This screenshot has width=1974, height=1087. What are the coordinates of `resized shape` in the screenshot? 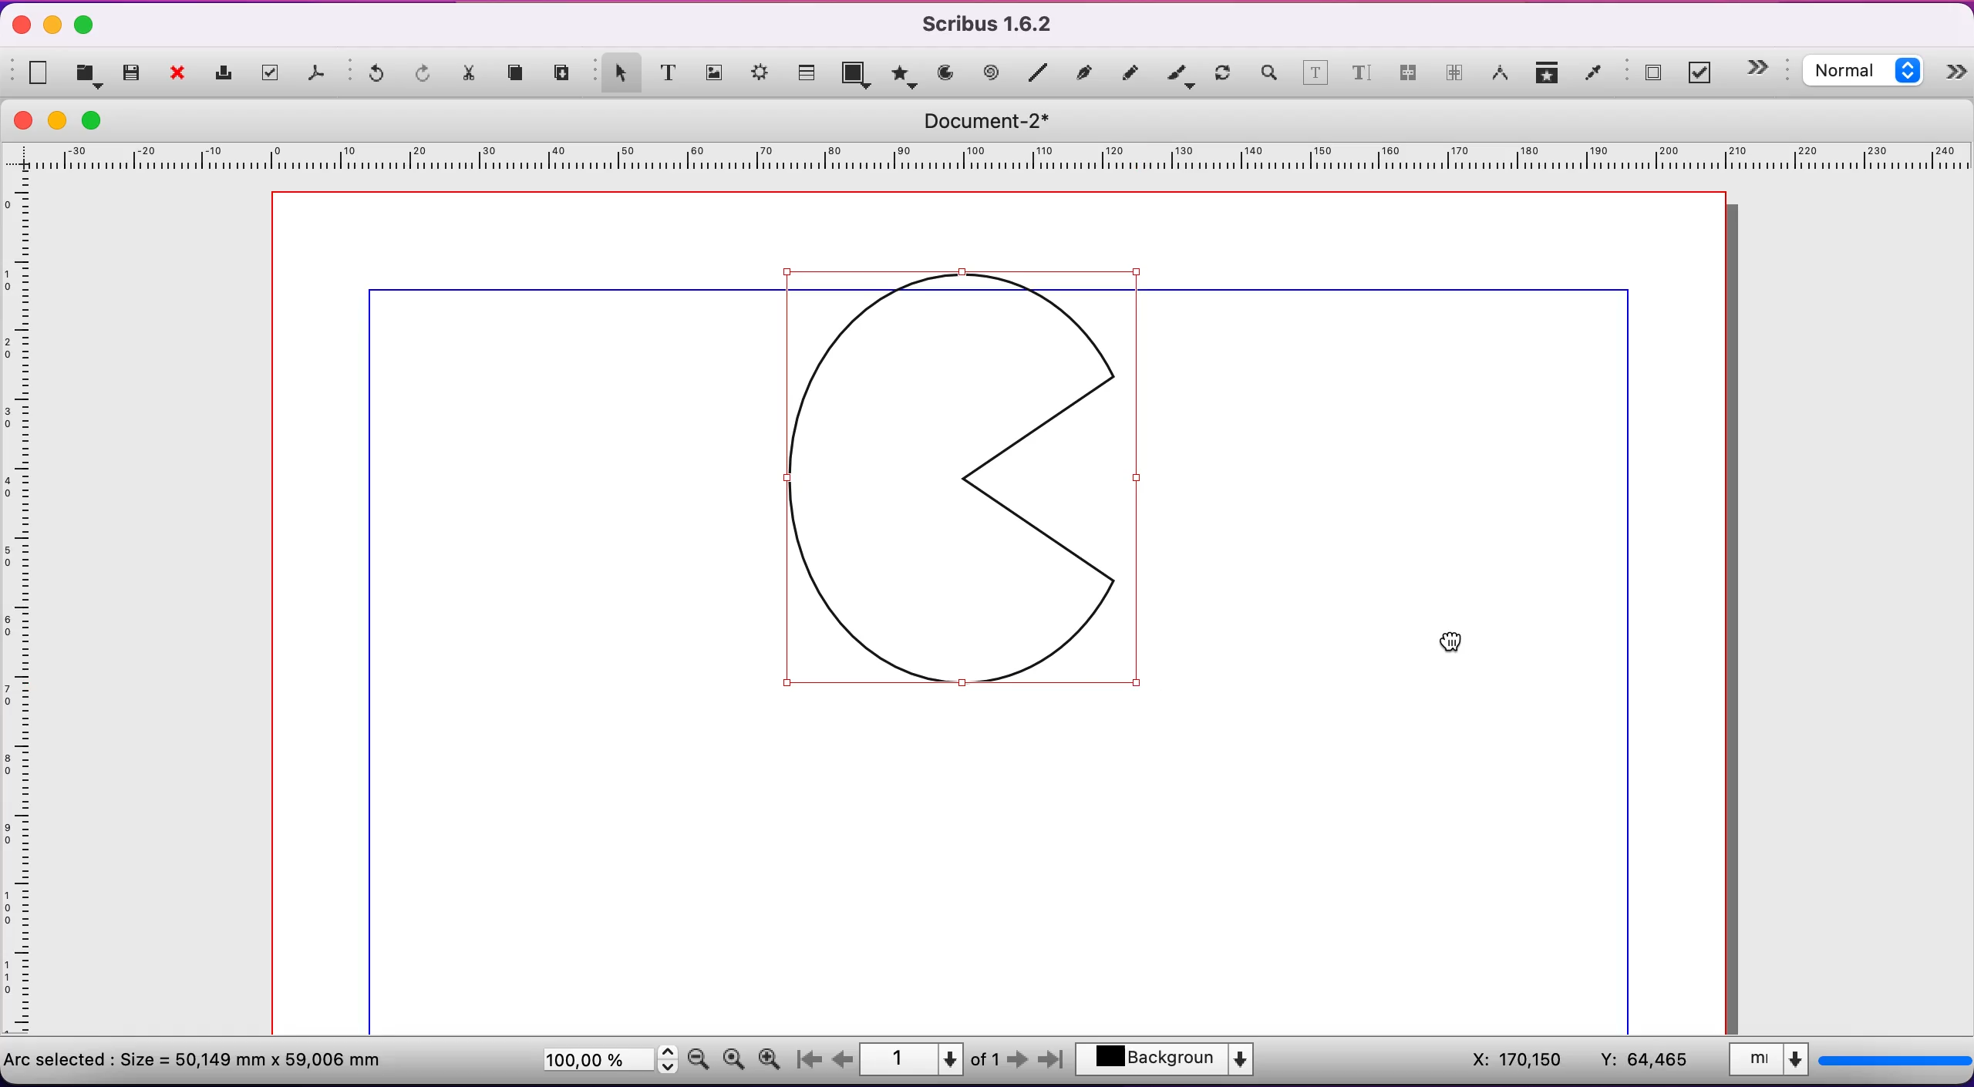 It's located at (998, 490).